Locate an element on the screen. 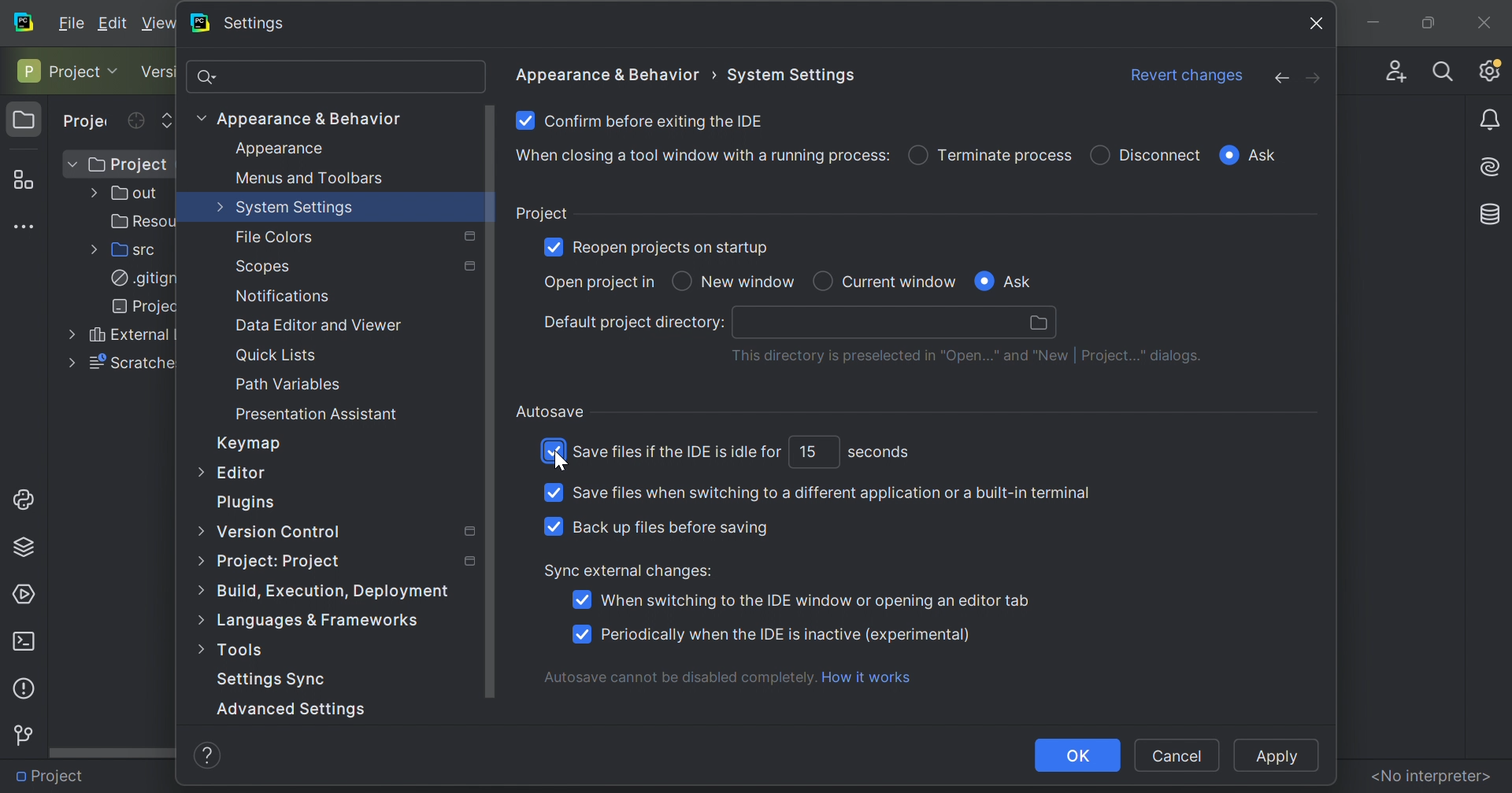  Python packages is located at coordinates (29, 545).